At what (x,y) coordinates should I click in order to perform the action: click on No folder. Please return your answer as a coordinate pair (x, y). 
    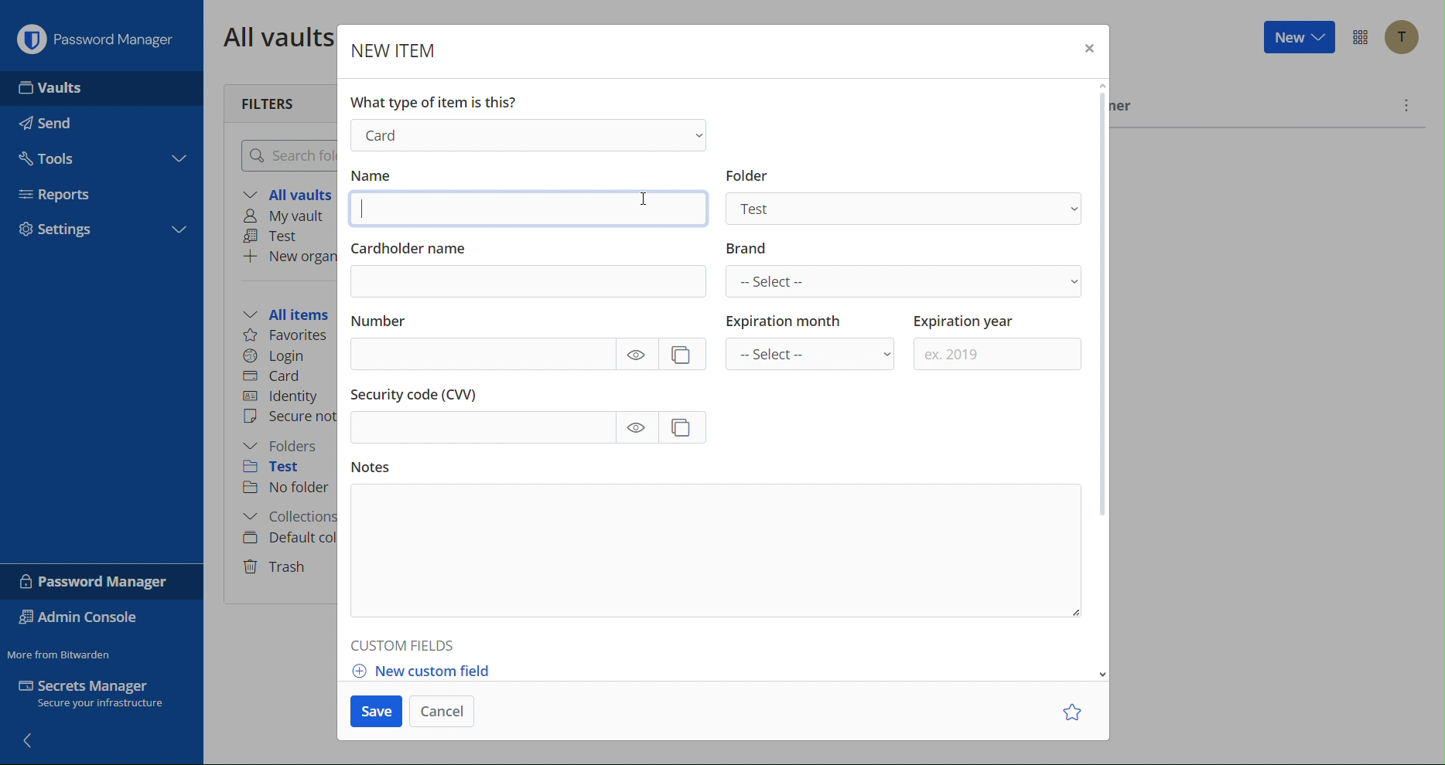
    Looking at the image, I should click on (293, 488).